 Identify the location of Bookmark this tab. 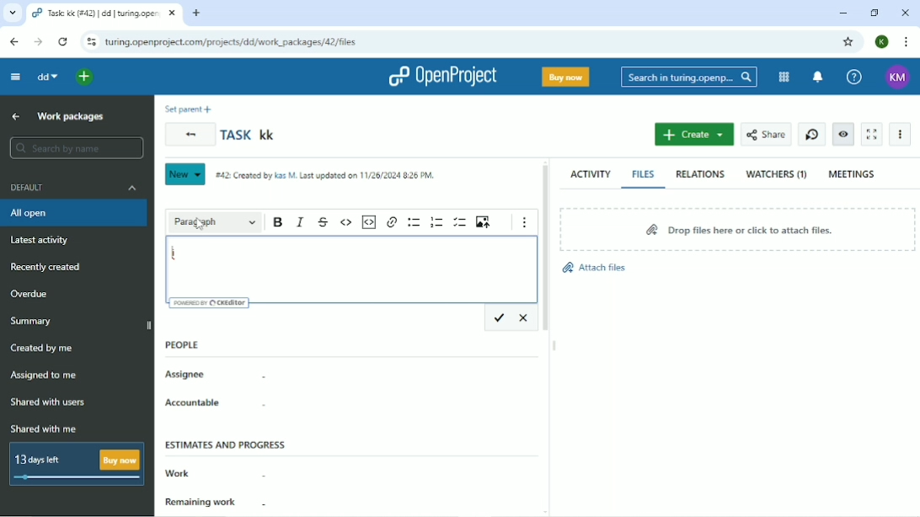
(848, 42).